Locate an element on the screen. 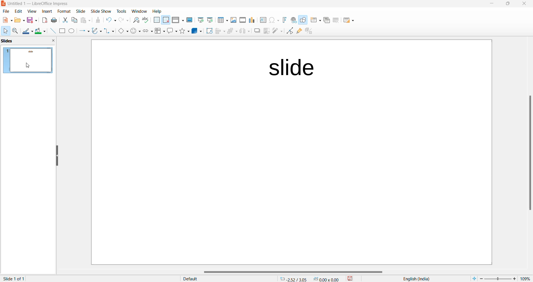 The width and height of the screenshot is (533, 282). delete slide is located at coordinates (336, 21).